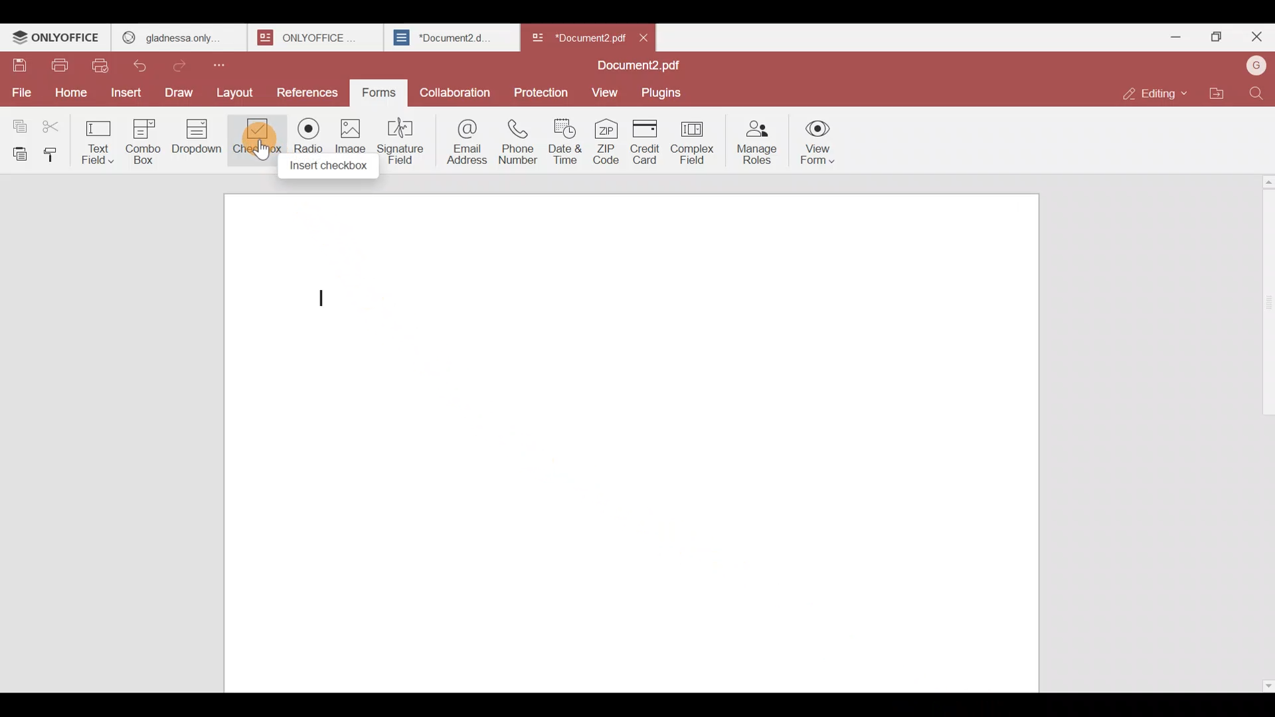 This screenshot has width=1275, height=717. Describe the element at coordinates (1256, 93) in the screenshot. I see `Find` at that location.